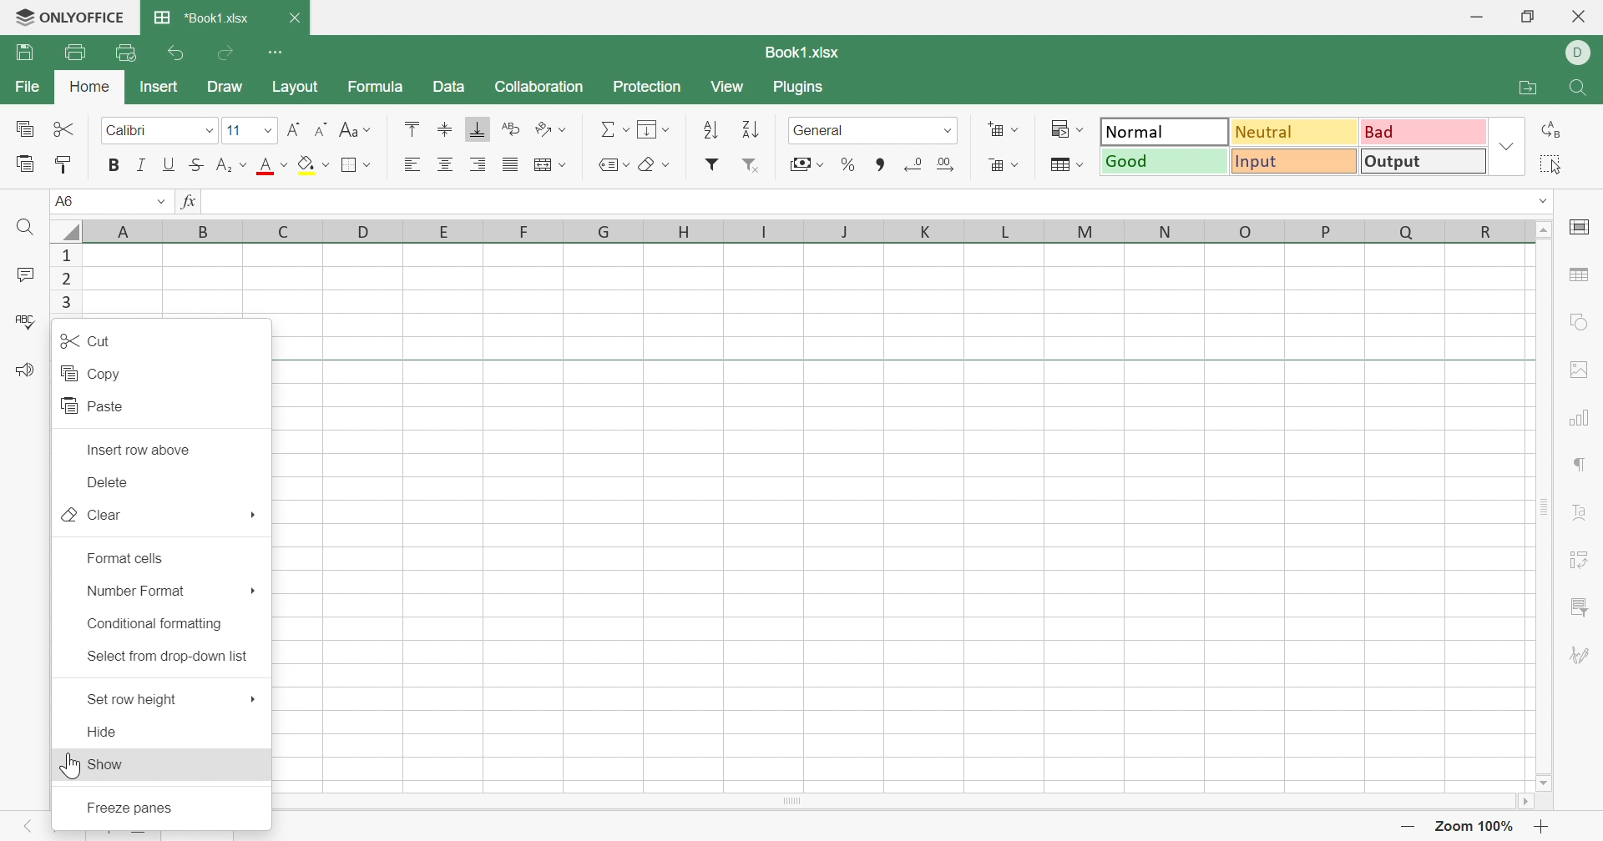 This screenshot has height=841, width=1603. I want to click on Merge and center, so click(549, 165).